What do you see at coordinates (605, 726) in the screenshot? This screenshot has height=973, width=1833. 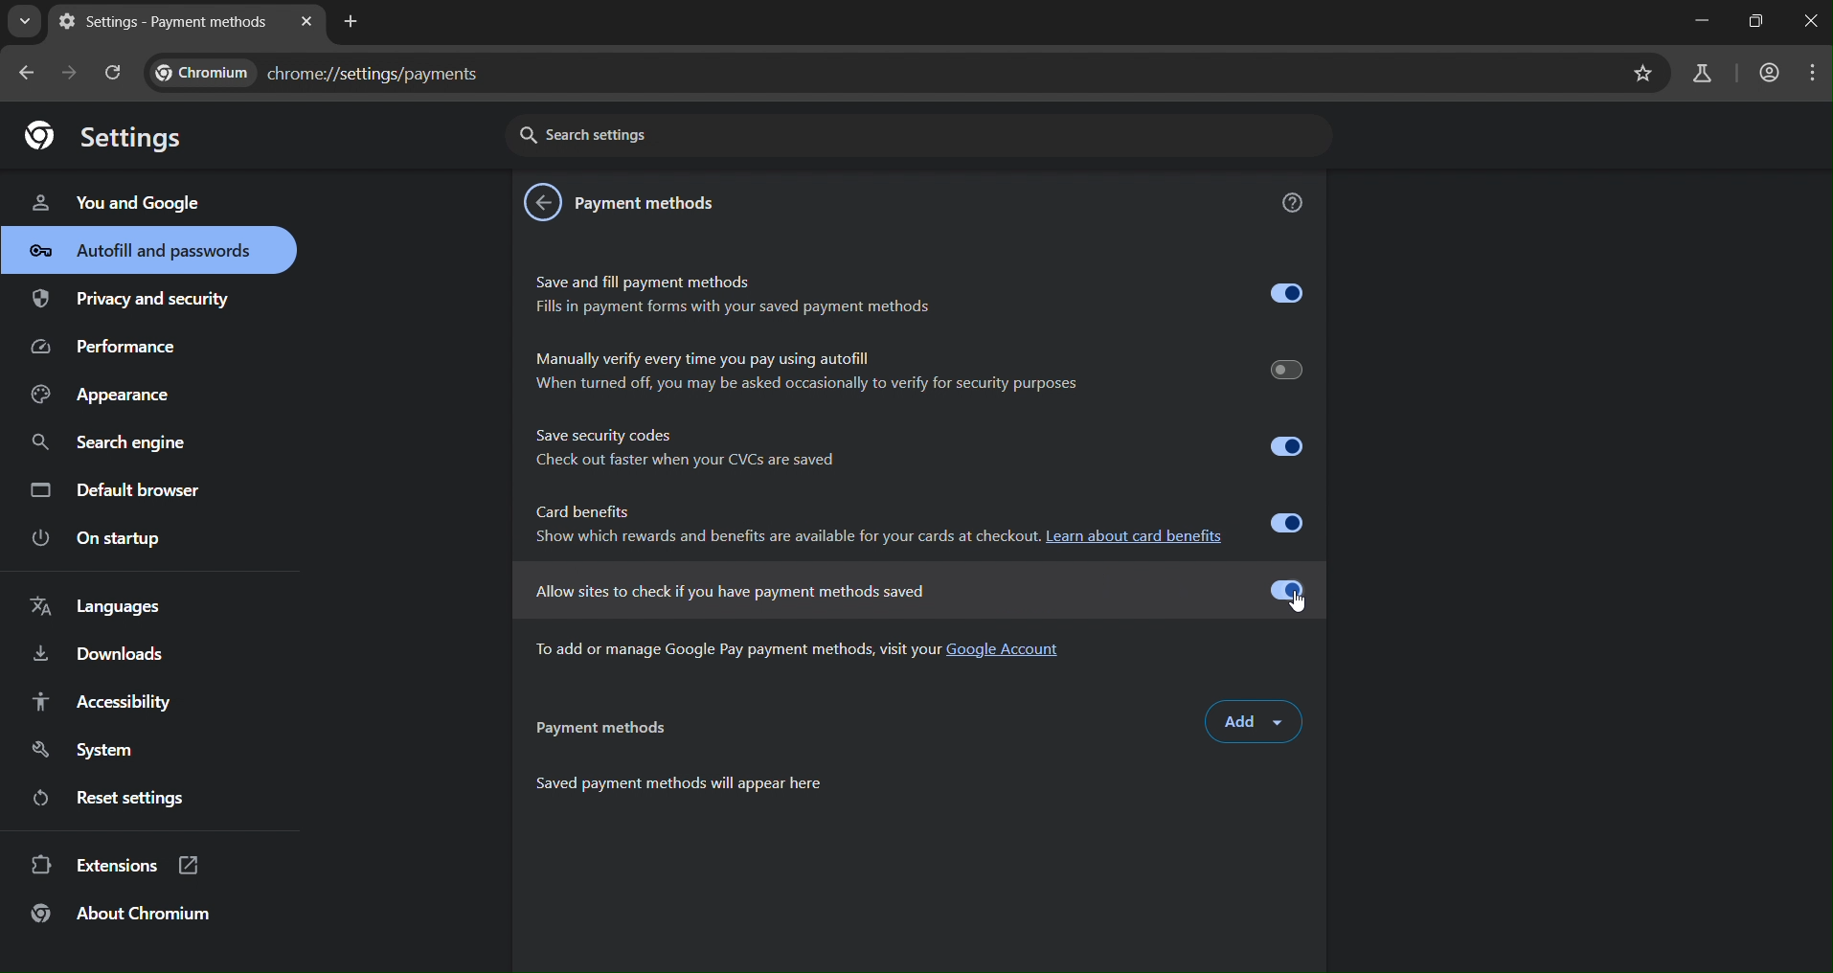 I see `paymentmethods` at bounding box center [605, 726].